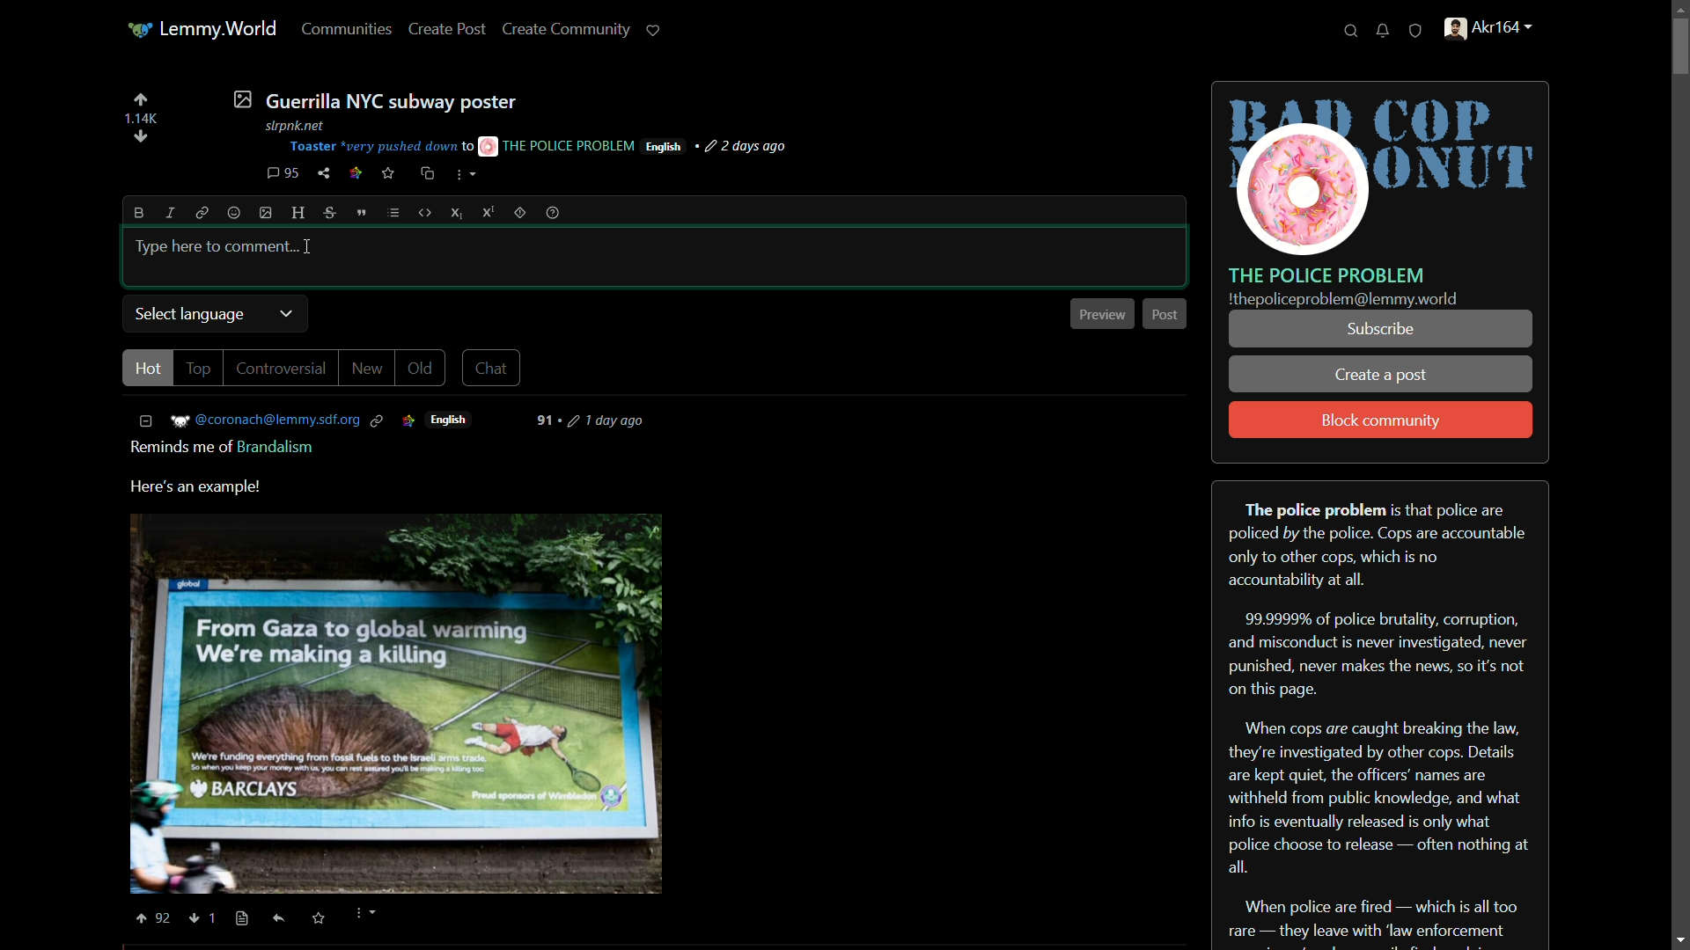 Image resolution: width=1690 pixels, height=950 pixels. What do you see at coordinates (1498, 31) in the screenshot?
I see `handle` at bounding box center [1498, 31].